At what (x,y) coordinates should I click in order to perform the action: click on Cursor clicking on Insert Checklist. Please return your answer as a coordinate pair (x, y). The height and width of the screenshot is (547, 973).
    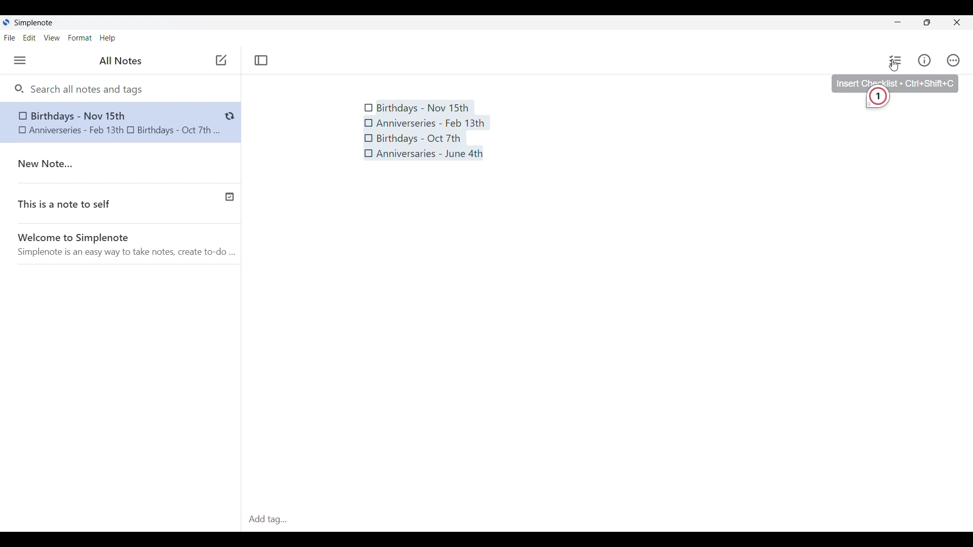
    Looking at the image, I should click on (894, 65).